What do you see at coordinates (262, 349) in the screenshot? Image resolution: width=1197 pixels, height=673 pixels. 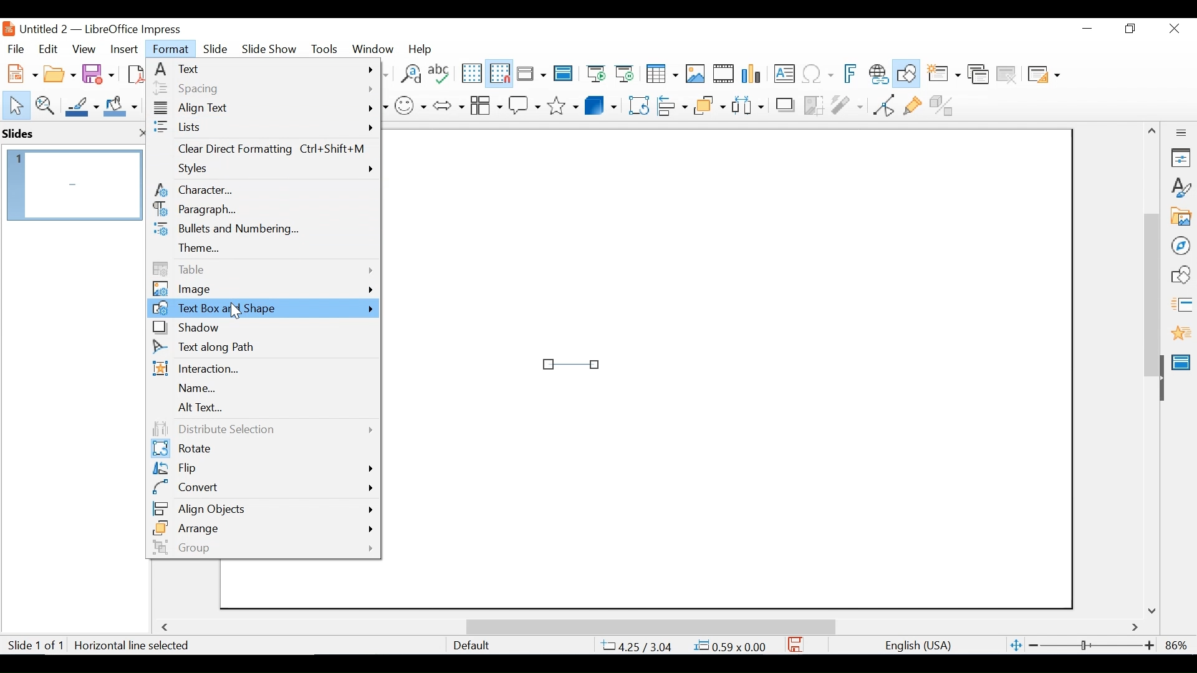 I see `Text along path` at bounding box center [262, 349].